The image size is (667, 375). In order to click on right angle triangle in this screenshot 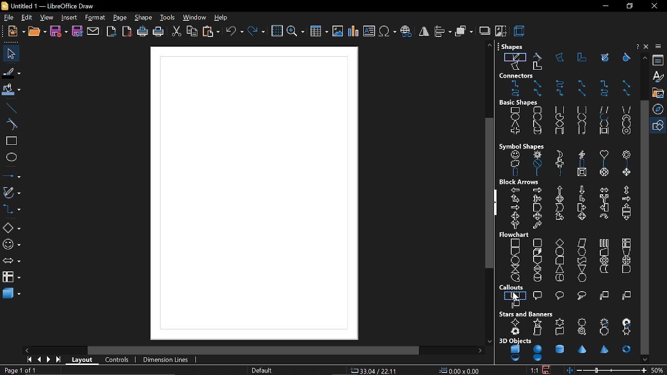, I will do `click(536, 124)`.